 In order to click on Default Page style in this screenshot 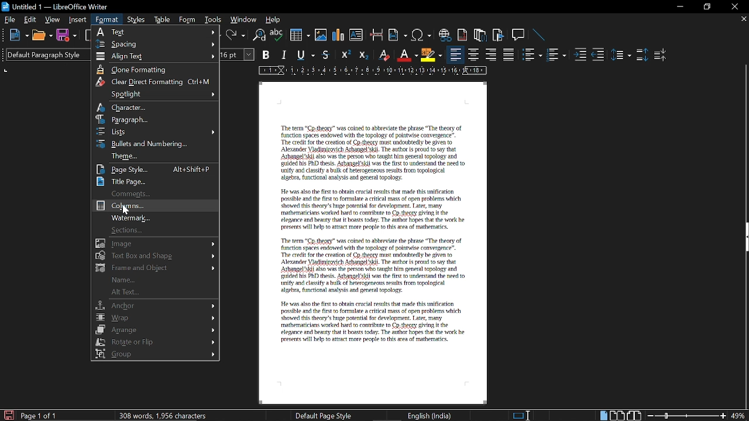, I will do `click(324, 416)`.